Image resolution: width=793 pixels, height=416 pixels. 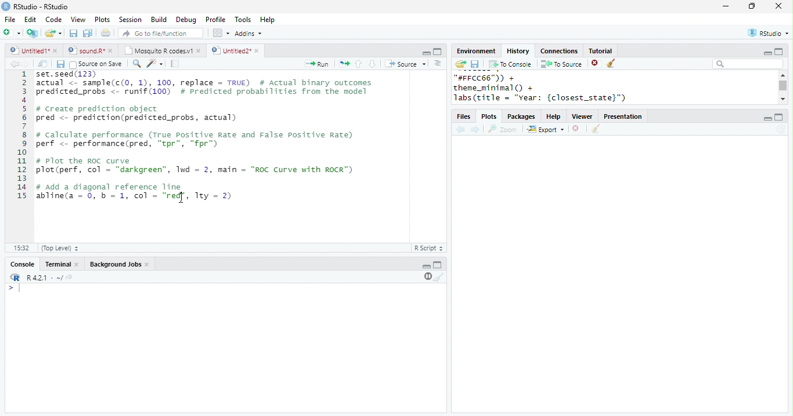 I want to click on search bar, so click(x=748, y=63).